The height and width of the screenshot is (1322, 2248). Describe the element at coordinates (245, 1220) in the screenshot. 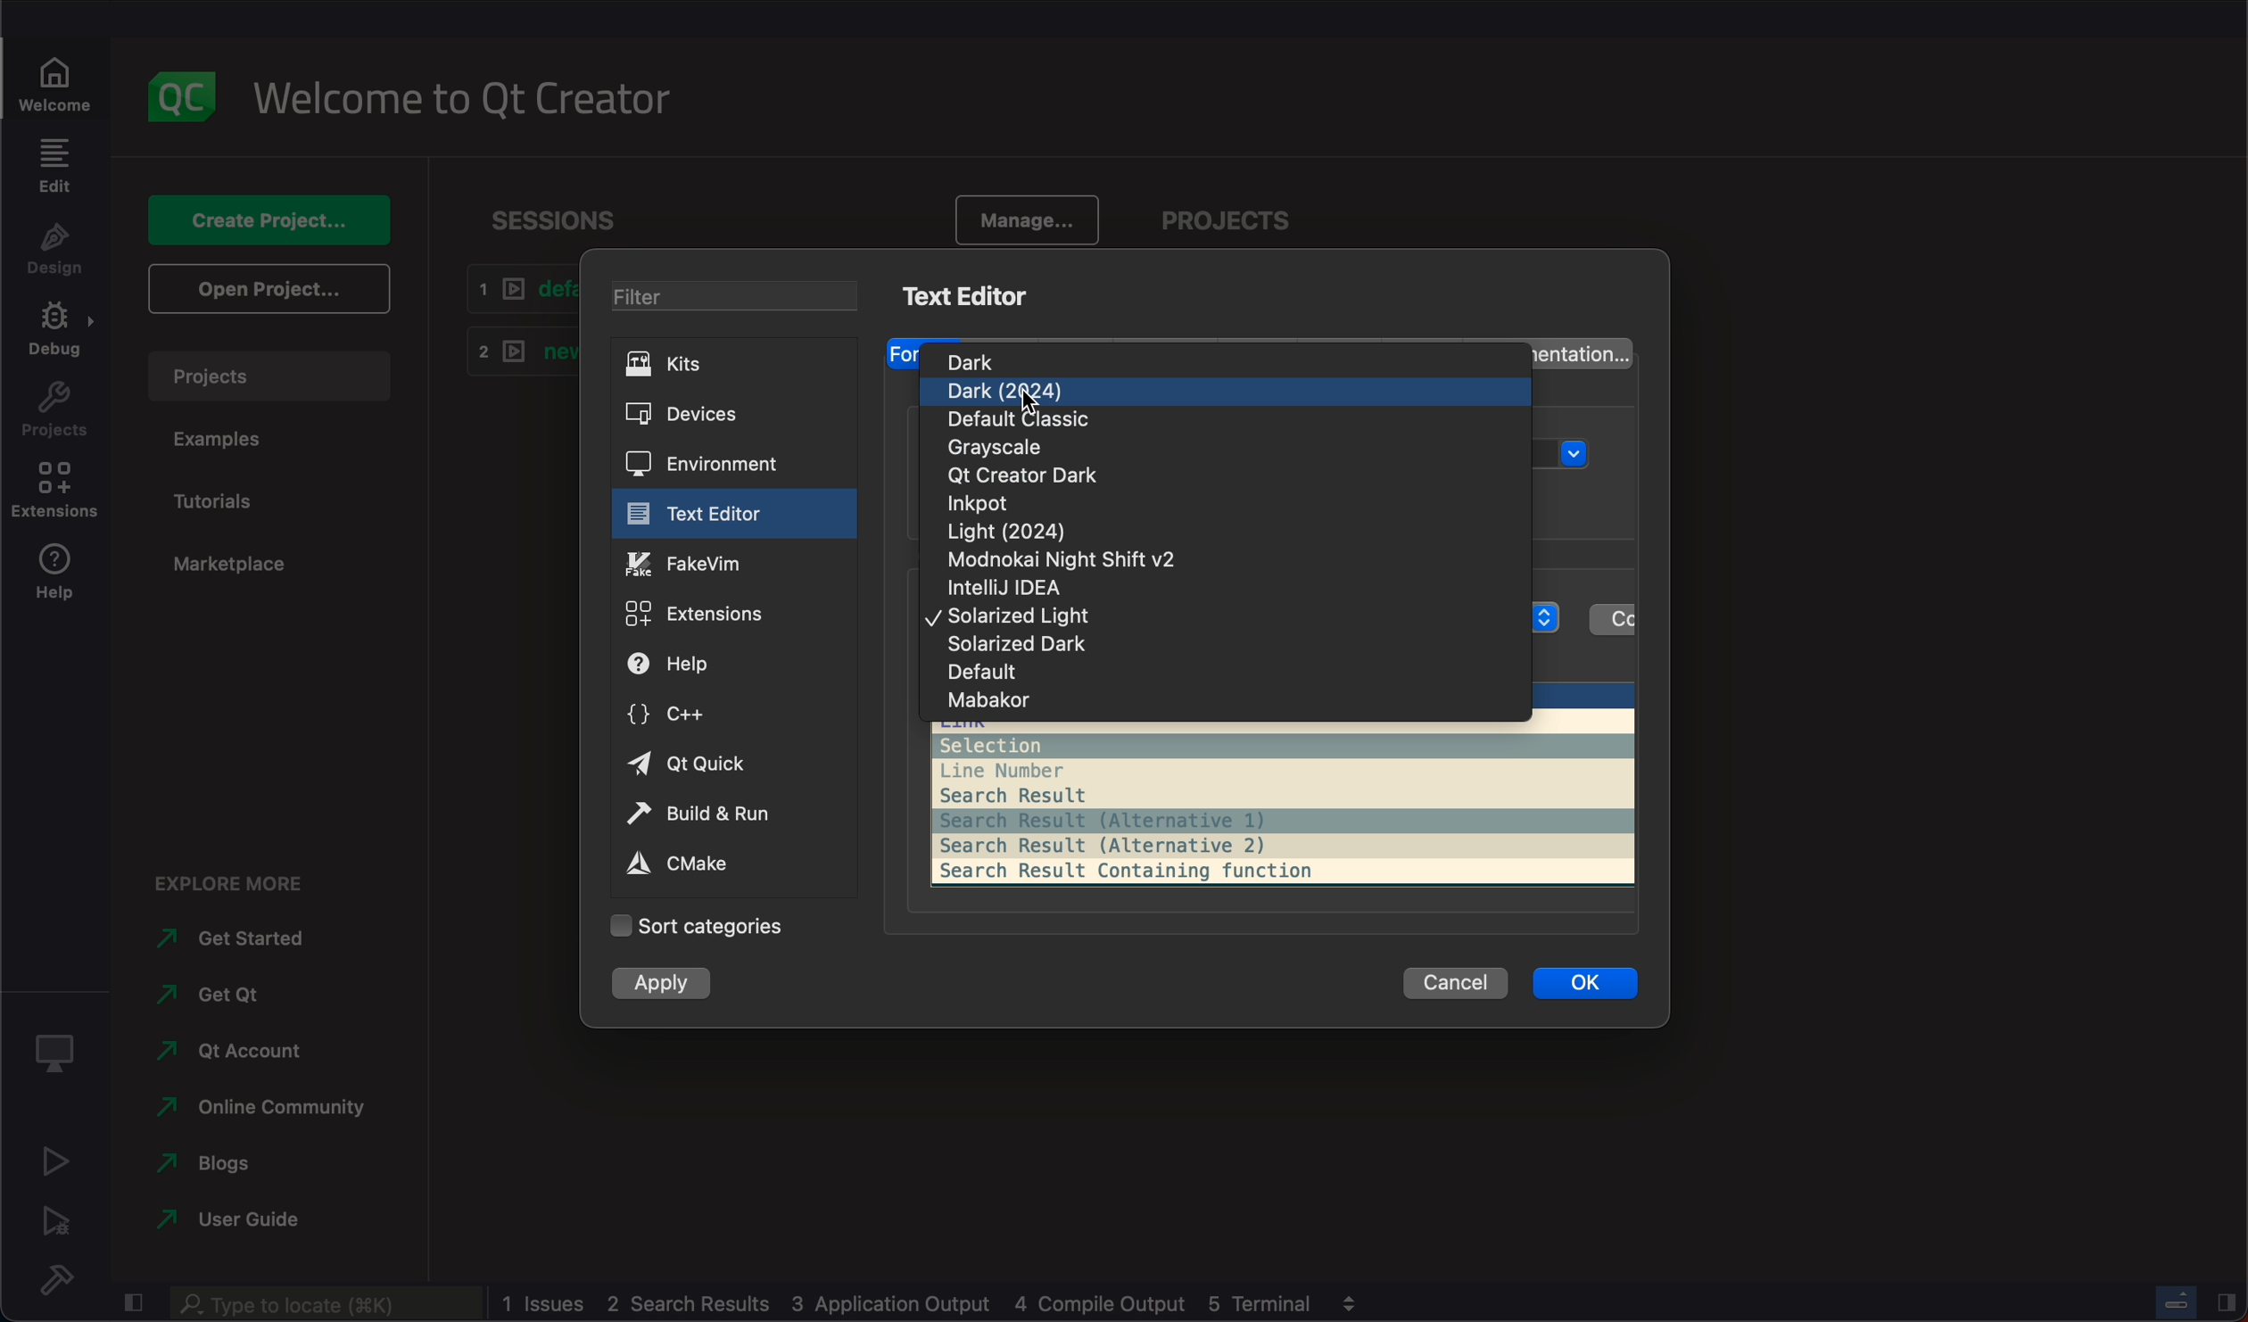

I see `guide` at that location.